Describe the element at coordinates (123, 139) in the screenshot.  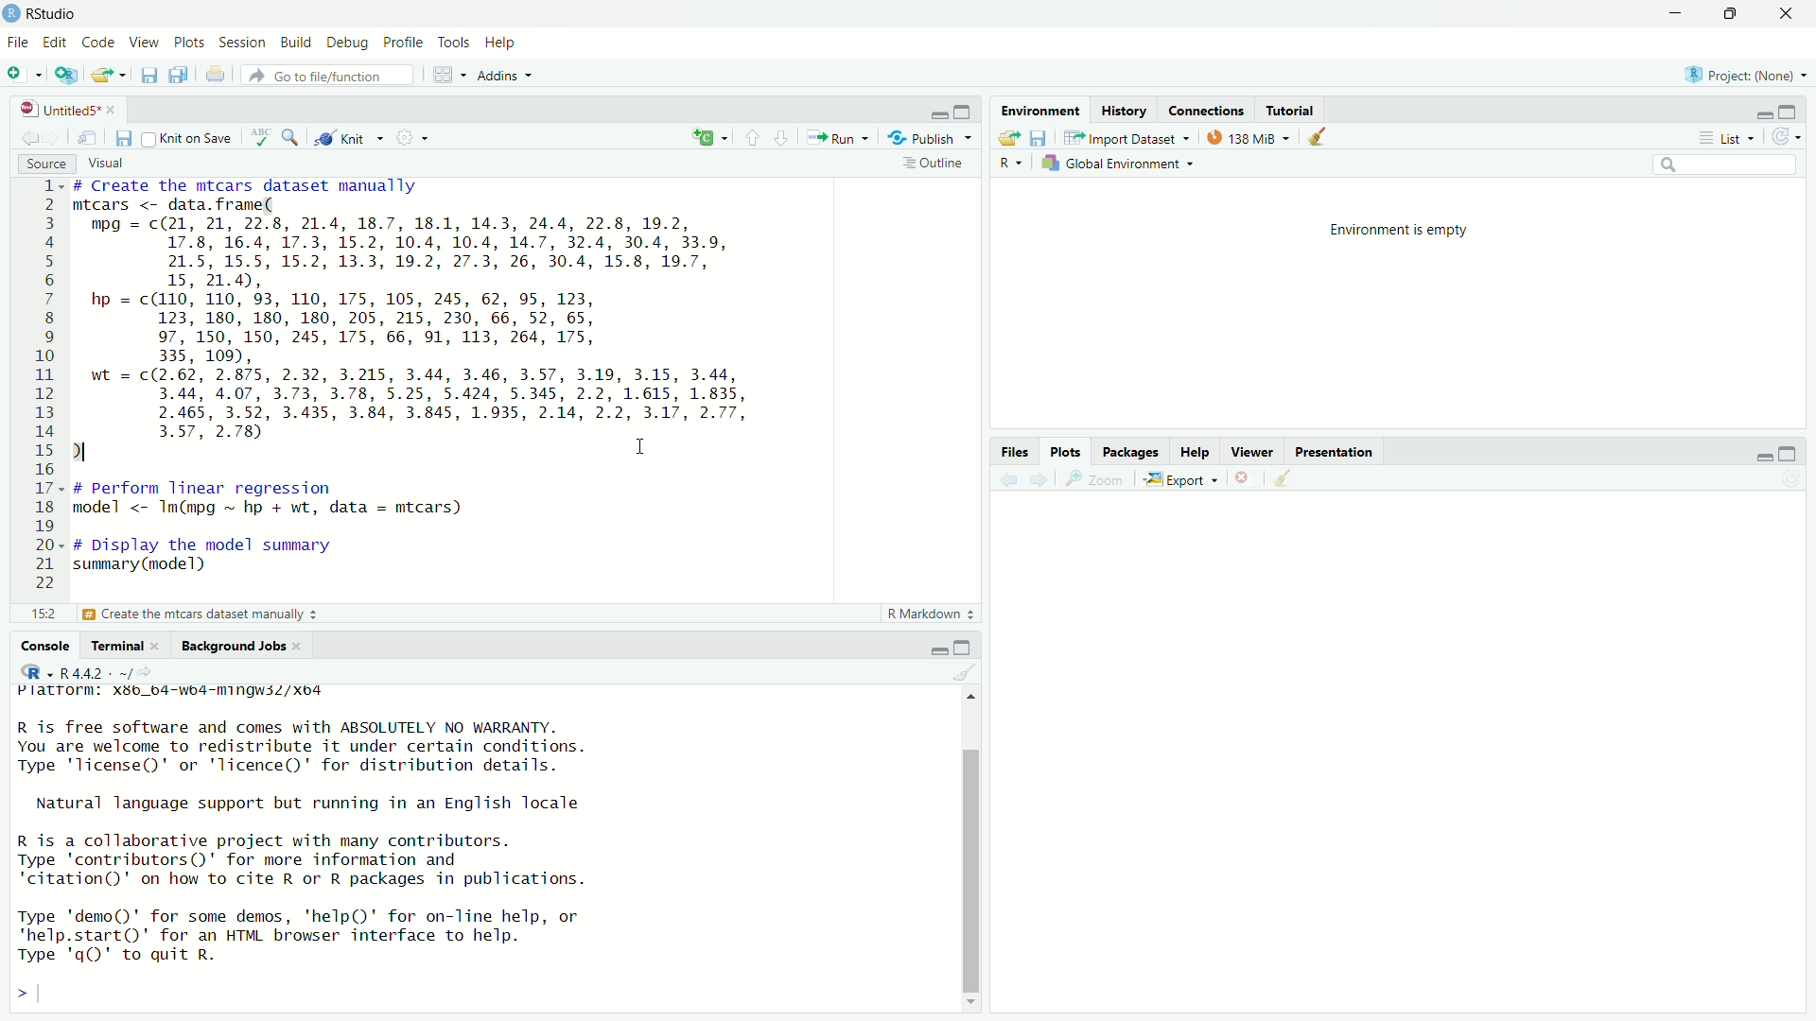
I see `save` at that location.